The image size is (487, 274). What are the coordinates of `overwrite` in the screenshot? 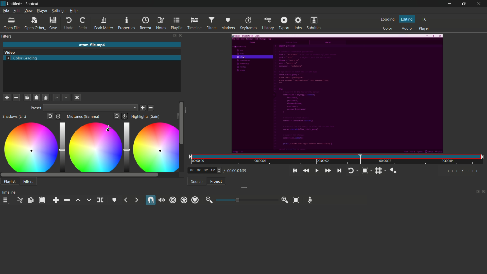 It's located at (89, 200).